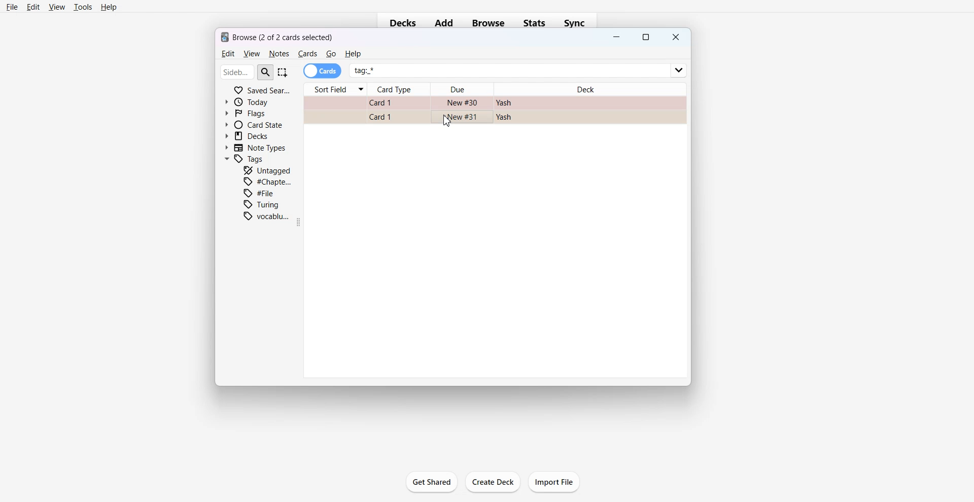  I want to click on Cursor, so click(448, 124).